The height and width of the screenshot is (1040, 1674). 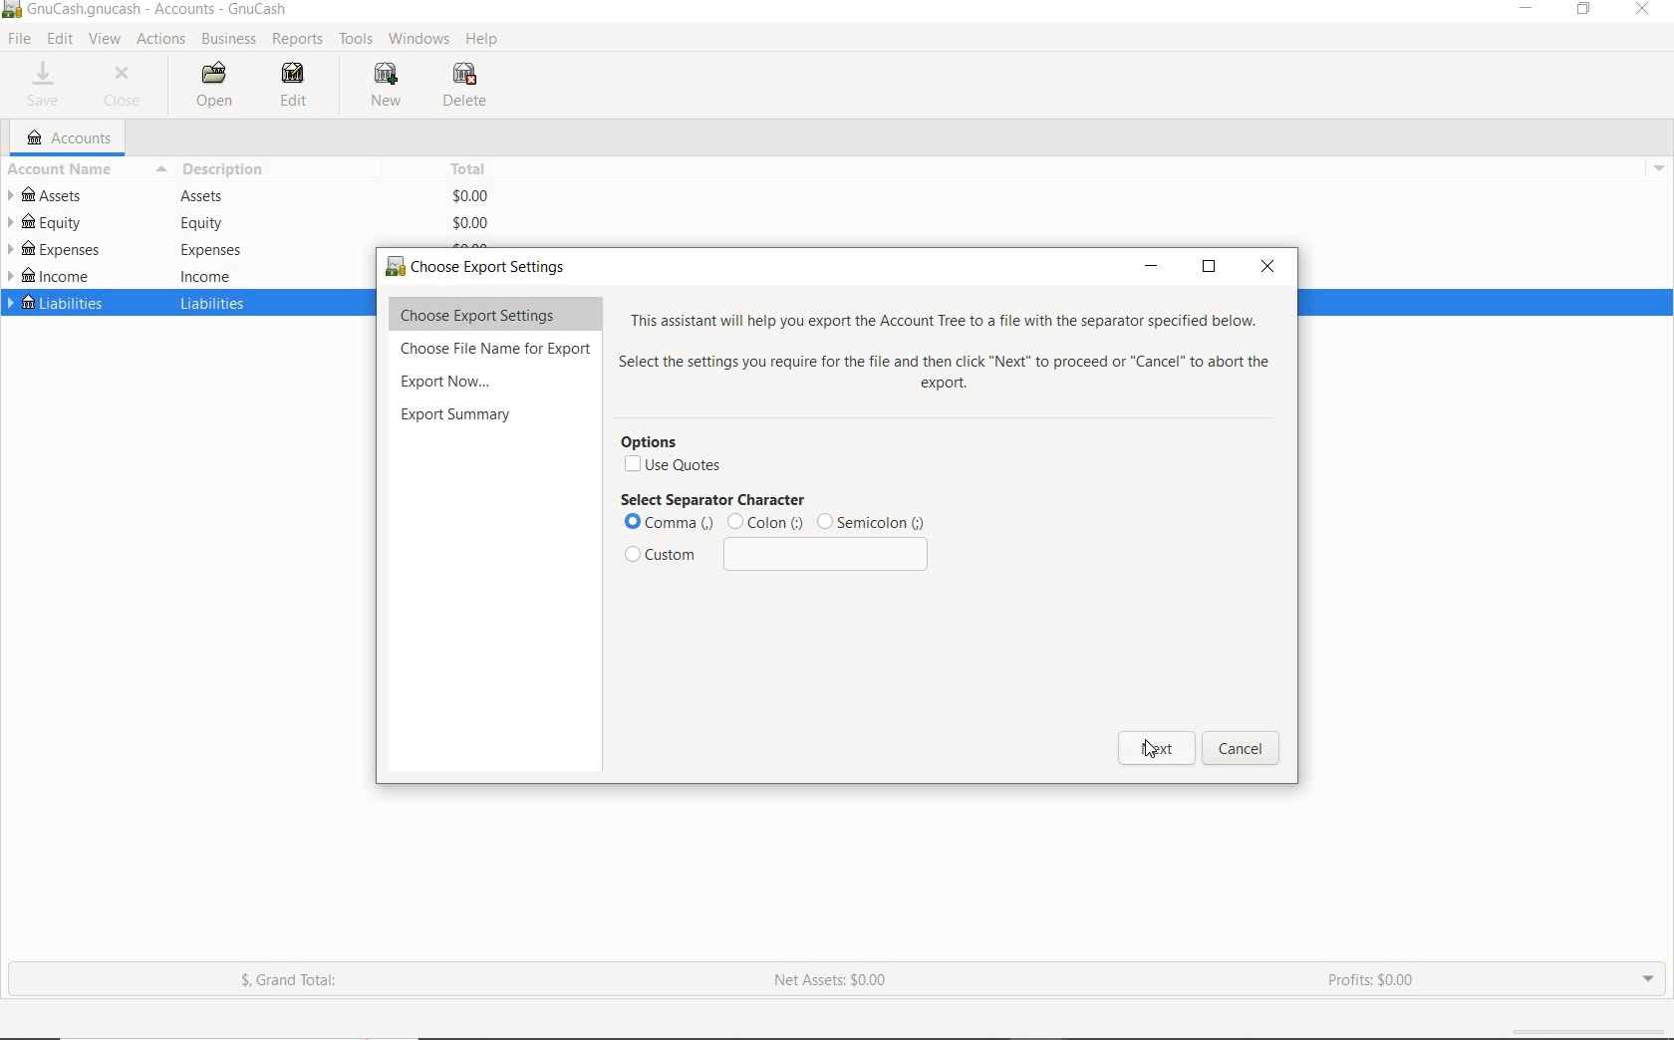 What do you see at coordinates (209, 85) in the screenshot?
I see `OPEN` at bounding box center [209, 85].